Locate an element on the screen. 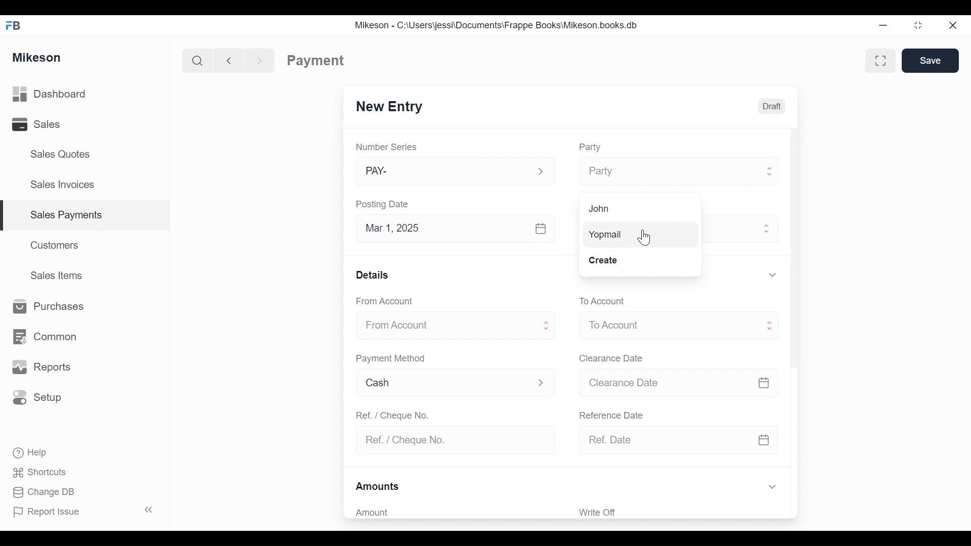  Draft is located at coordinates (773, 106).